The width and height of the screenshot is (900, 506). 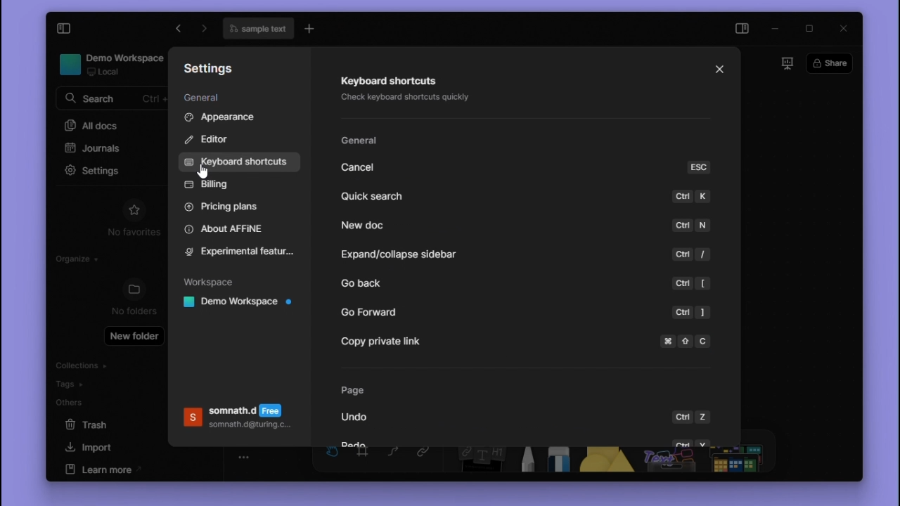 What do you see at coordinates (809, 26) in the screenshot?
I see `maximize` at bounding box center [809, 26].